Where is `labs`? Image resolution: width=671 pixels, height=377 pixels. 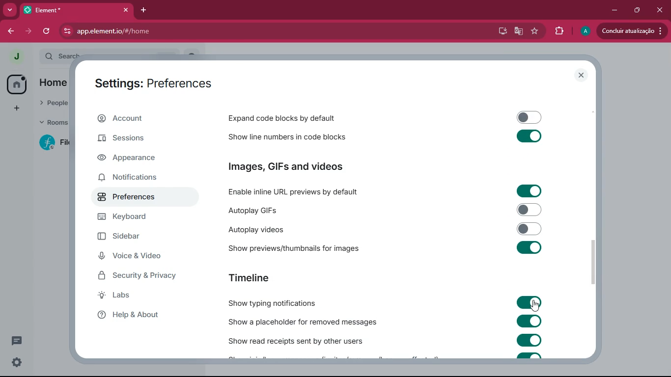 labs is located at coordinates (133, 296).